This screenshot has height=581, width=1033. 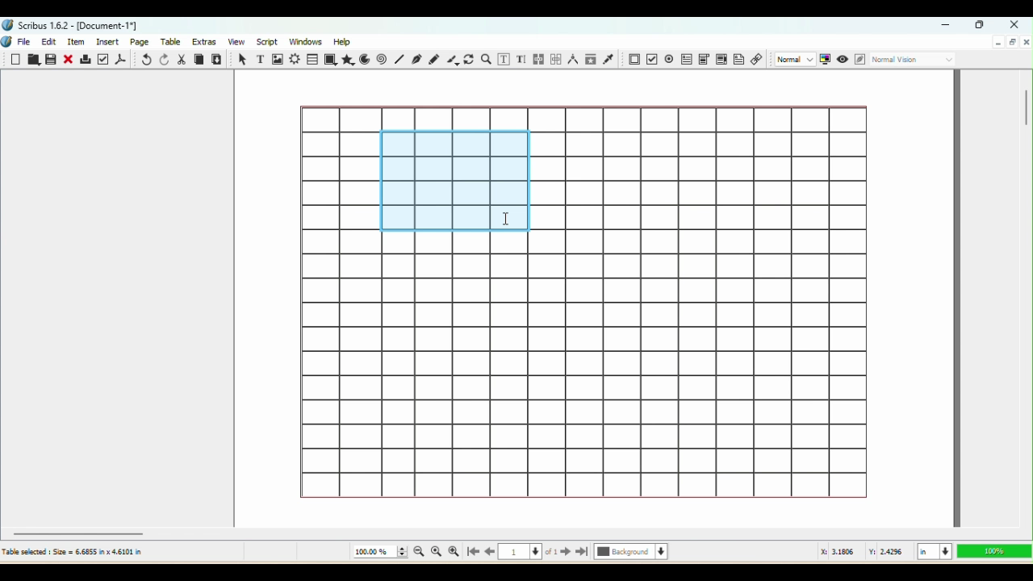 What do you see at coordinates (258, 58) in the screenshot?
I see `Text frame` at bounding box center [258, 58].